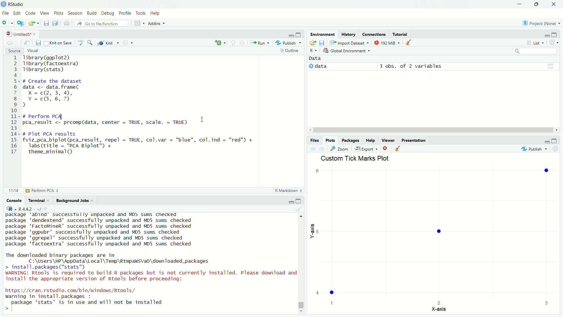 The image size is (563, 317). I want to click on go forward to the next source, so click(17, 43).